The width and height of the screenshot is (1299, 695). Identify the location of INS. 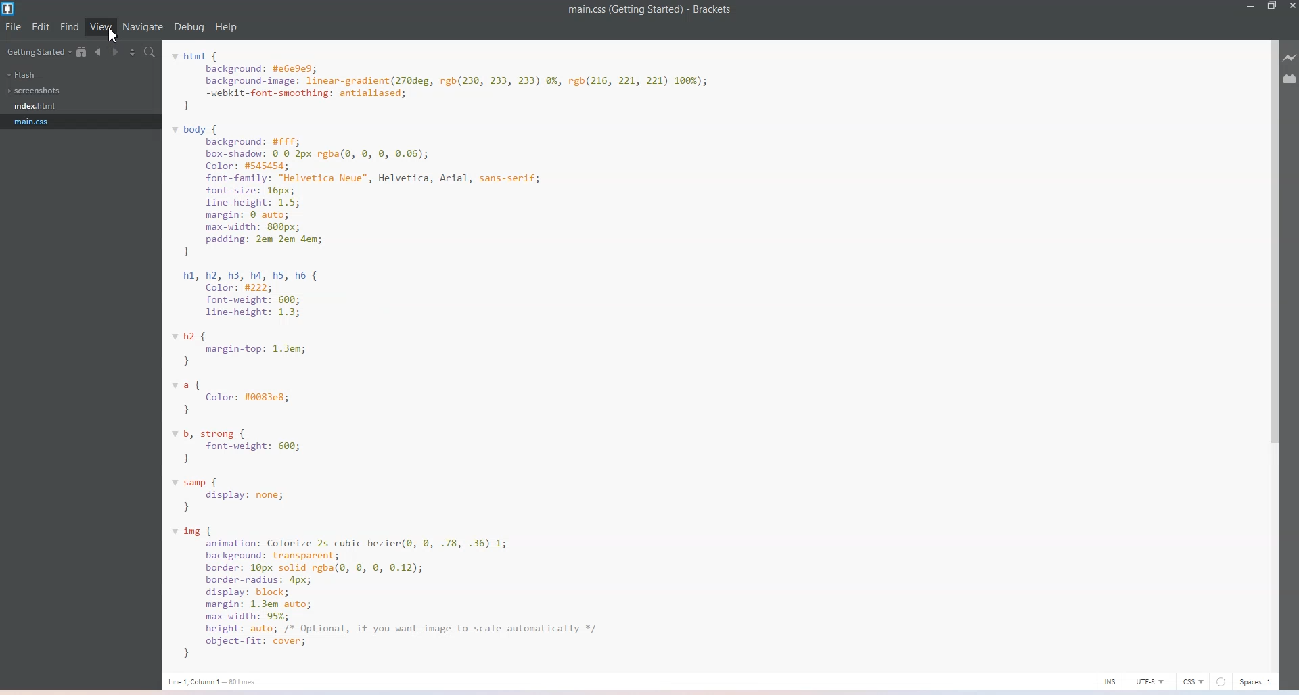
(1110, 680).